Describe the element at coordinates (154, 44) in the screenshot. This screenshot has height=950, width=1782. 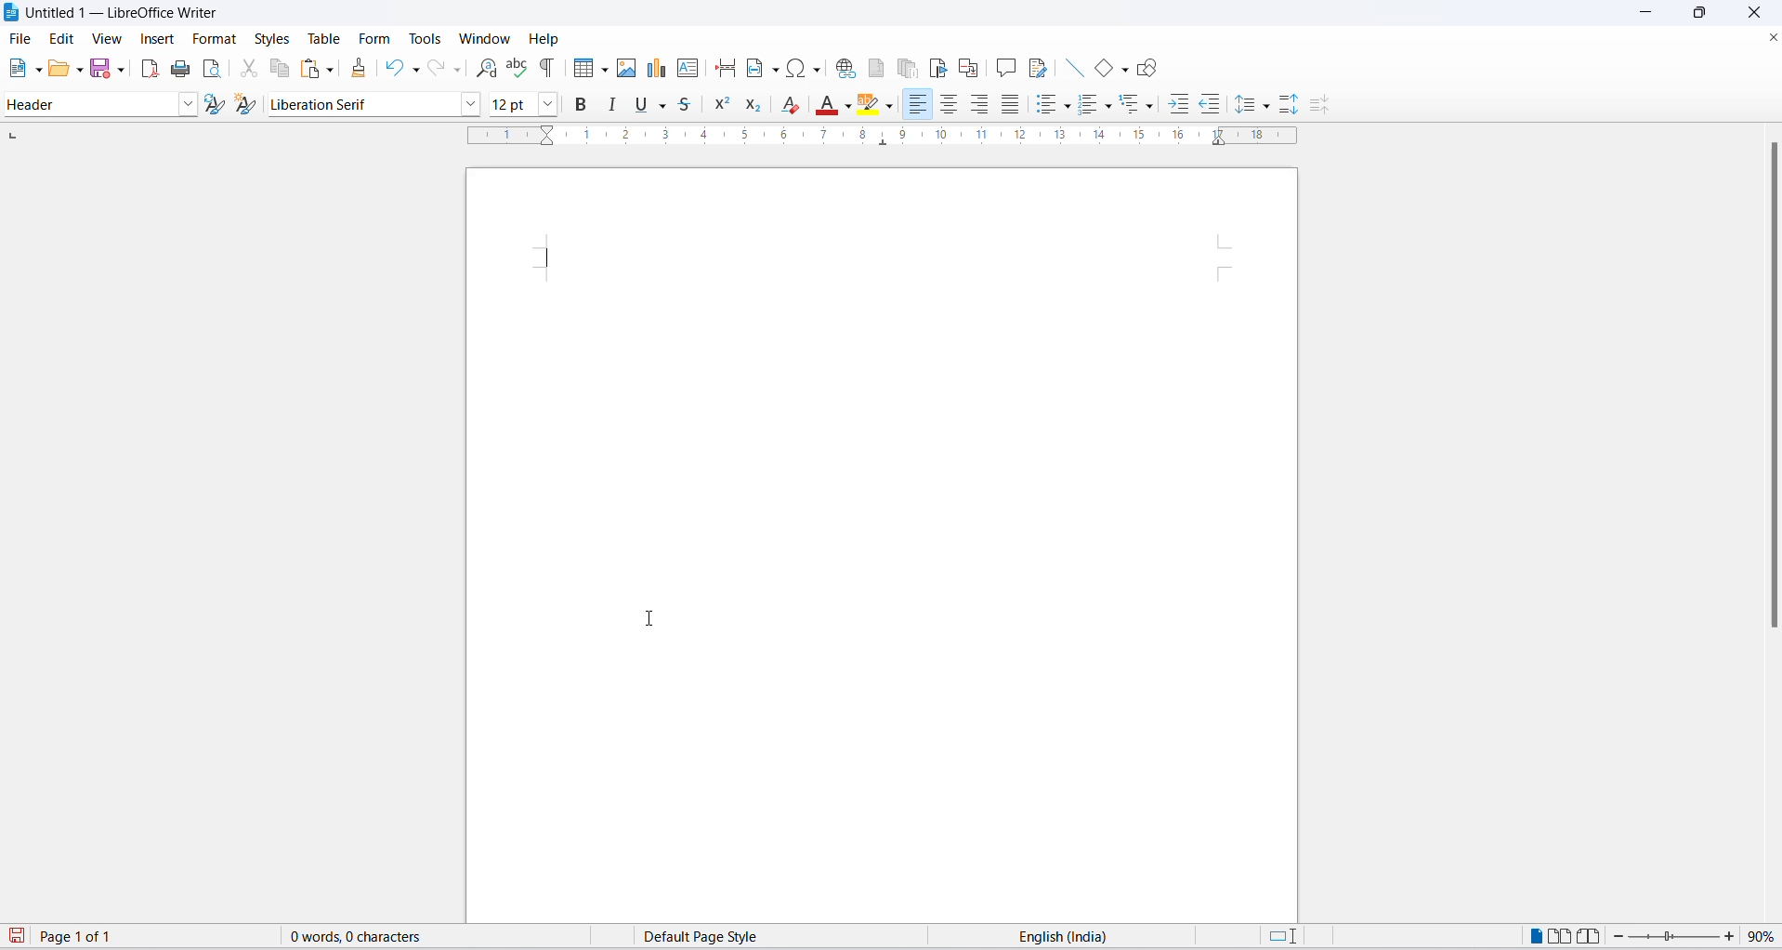
I see `cursor` at that location.